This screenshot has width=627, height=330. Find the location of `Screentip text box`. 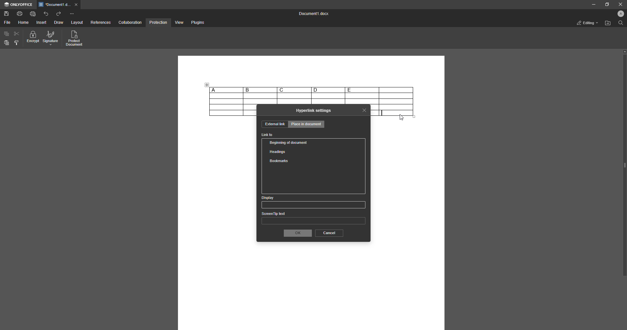

Screentip text box is located at coordinates (313, 219).